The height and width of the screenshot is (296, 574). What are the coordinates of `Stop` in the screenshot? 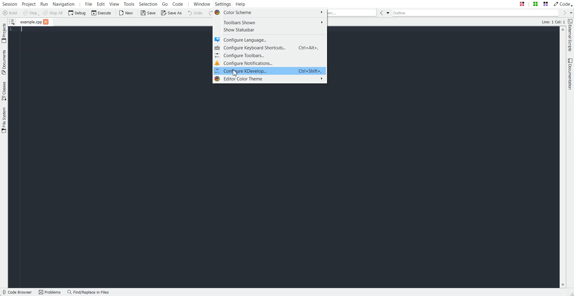 It's located at (31, 13).